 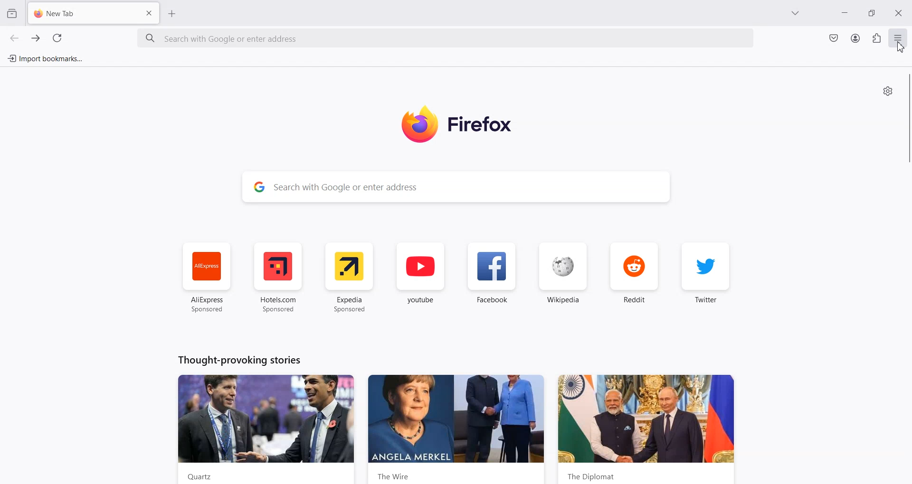 I want to click on youtube, so click(x=422, y=277).